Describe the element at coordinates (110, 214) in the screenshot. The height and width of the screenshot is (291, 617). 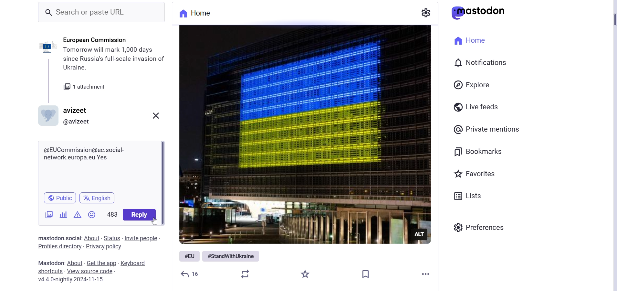
I see `Word Limit` at that location.